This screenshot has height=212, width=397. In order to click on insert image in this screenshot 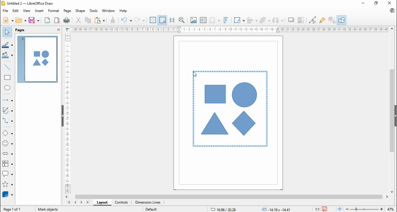, I will do `click(194, 20)`.